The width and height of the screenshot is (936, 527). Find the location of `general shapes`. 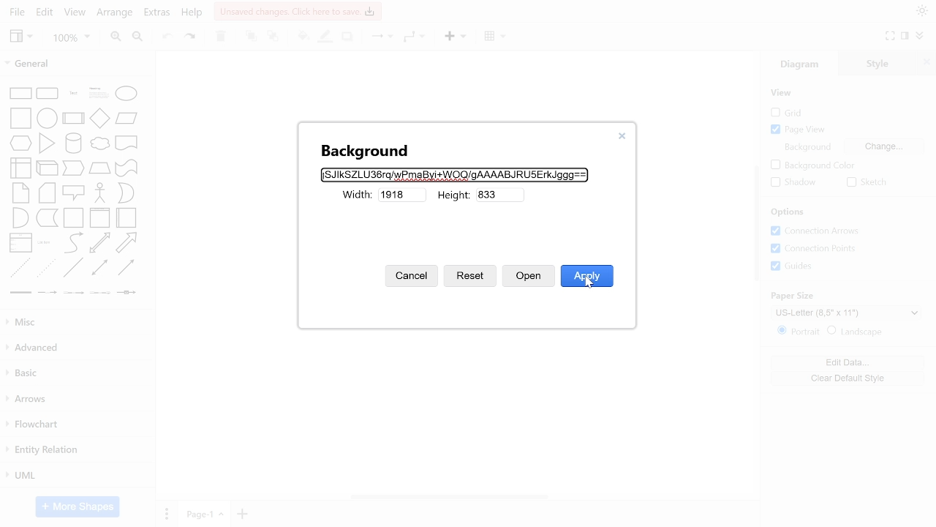

general shapes is located at coordinates (72, 192).